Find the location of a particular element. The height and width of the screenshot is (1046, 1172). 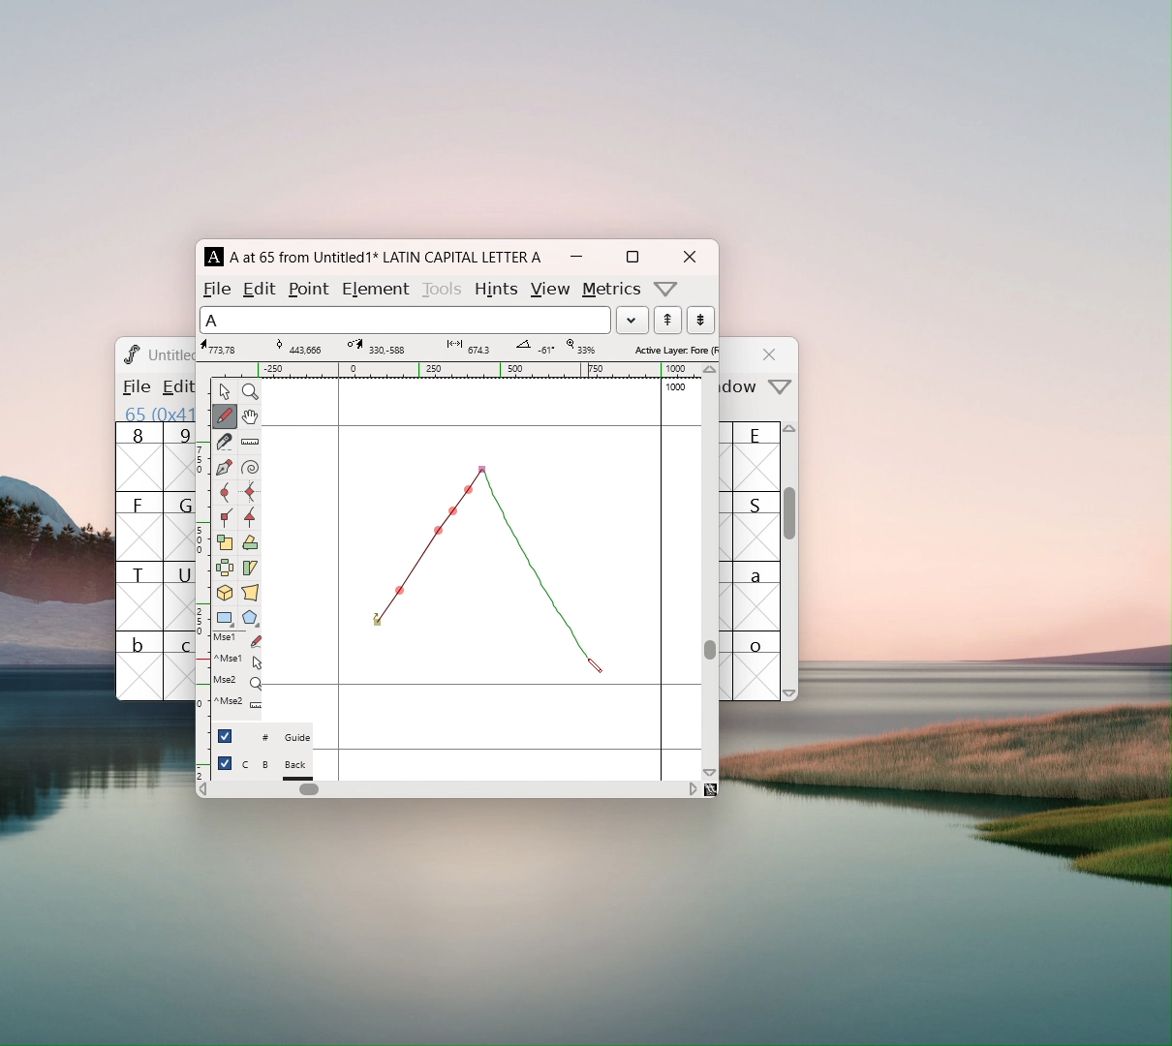

^Mse2 is located at coordinates (237, 702).